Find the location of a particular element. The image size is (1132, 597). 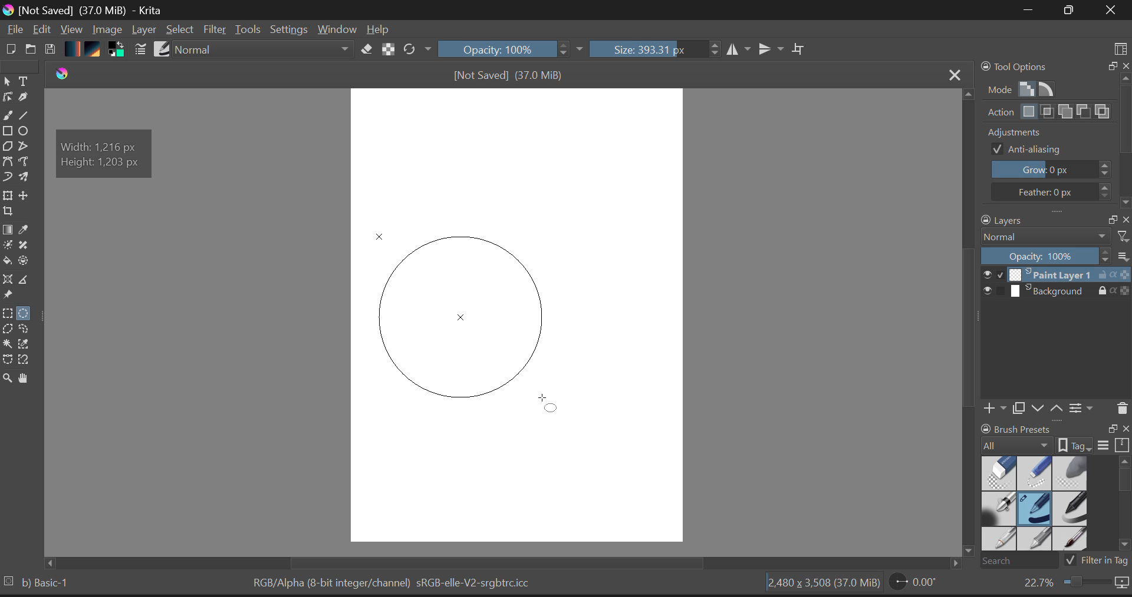

Magnetic Selection is located at coordinates (28, 361).